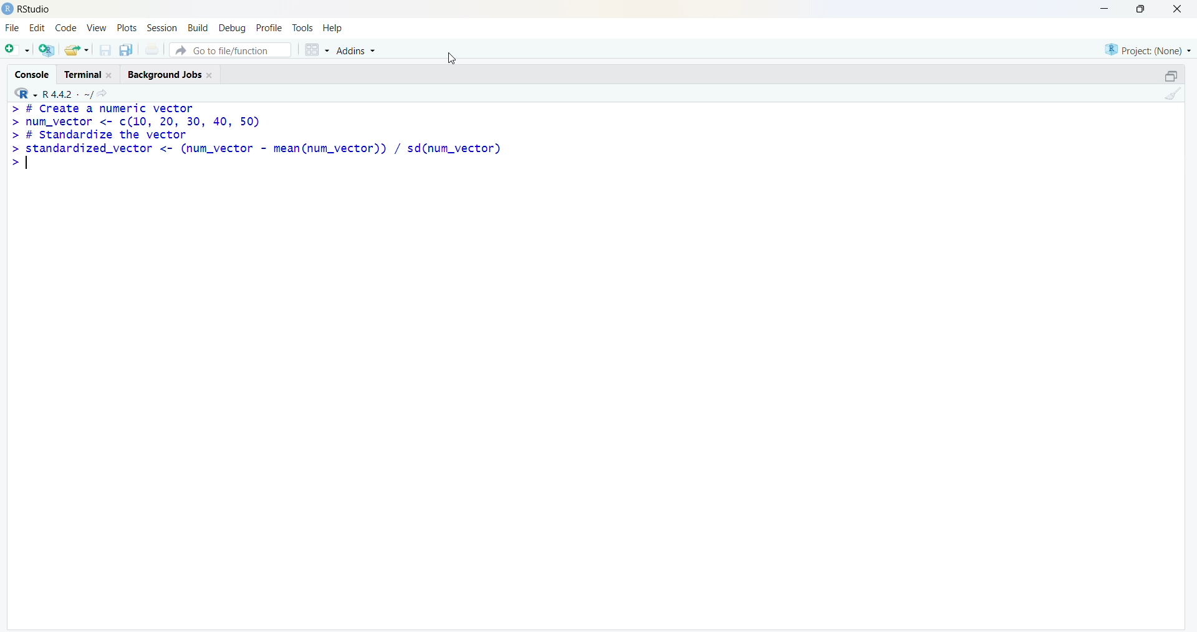 This screenshot has width=1197, height=632. What do you see at coordinates (126, 27) in the screenshot?
I see `plots` at bounding box center [126, 27].